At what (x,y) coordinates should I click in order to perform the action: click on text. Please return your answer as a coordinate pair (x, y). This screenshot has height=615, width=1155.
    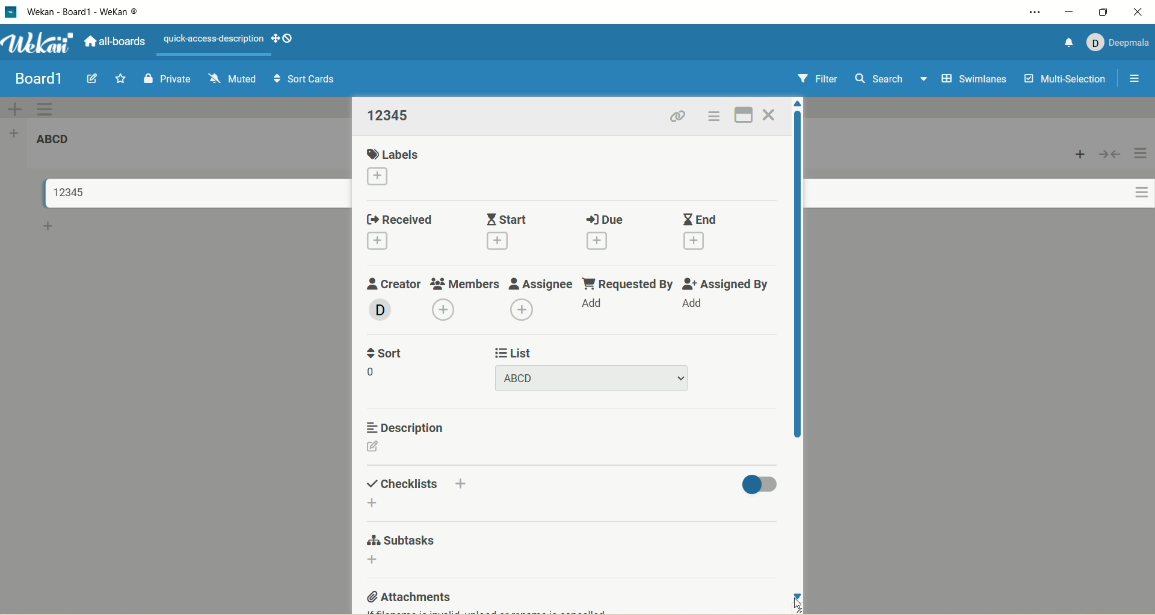
    Looking at the image, I should click on (214, 39).